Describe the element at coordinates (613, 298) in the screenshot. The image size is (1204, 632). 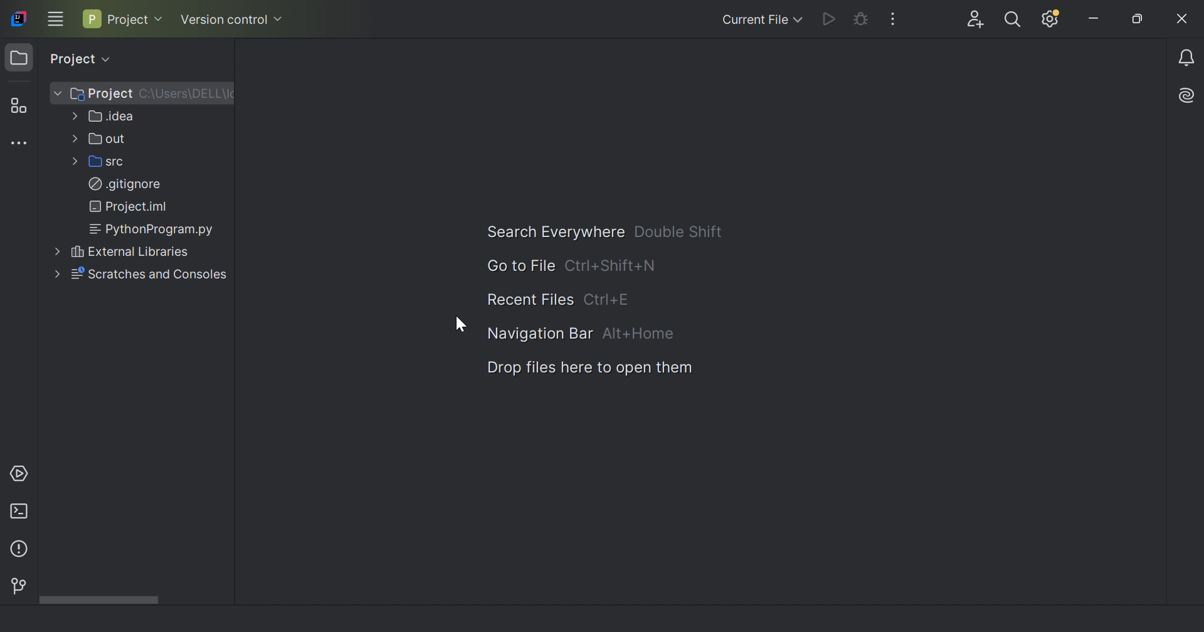
I see `Ctrl+E` at that location.